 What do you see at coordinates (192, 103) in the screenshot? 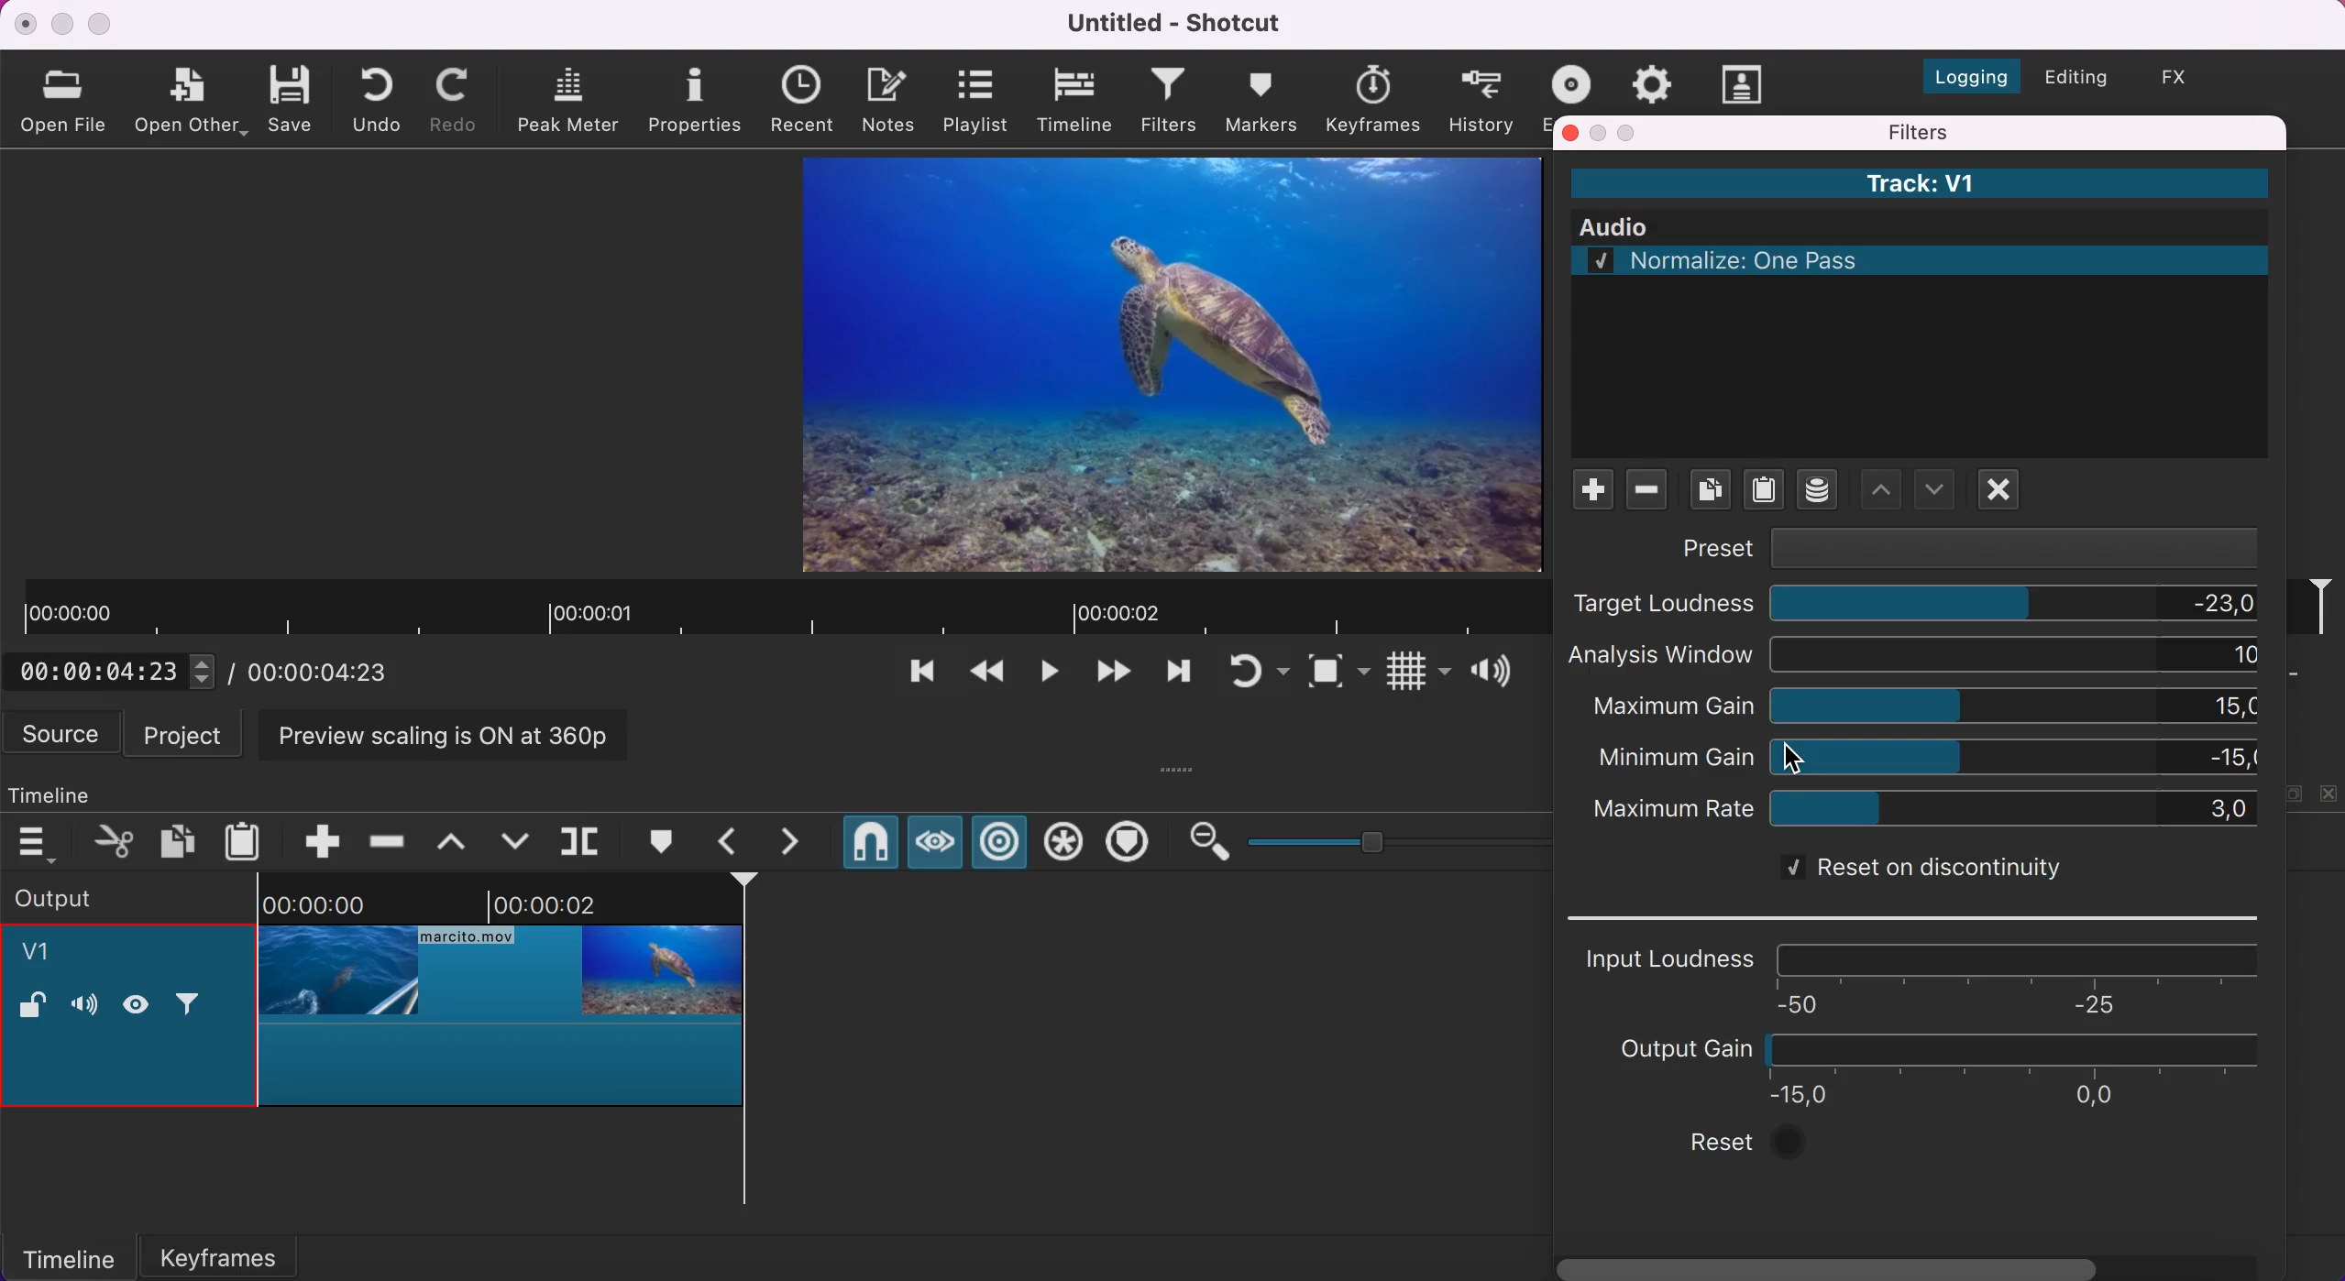
I see `open other` at bounding box center [192, 103].